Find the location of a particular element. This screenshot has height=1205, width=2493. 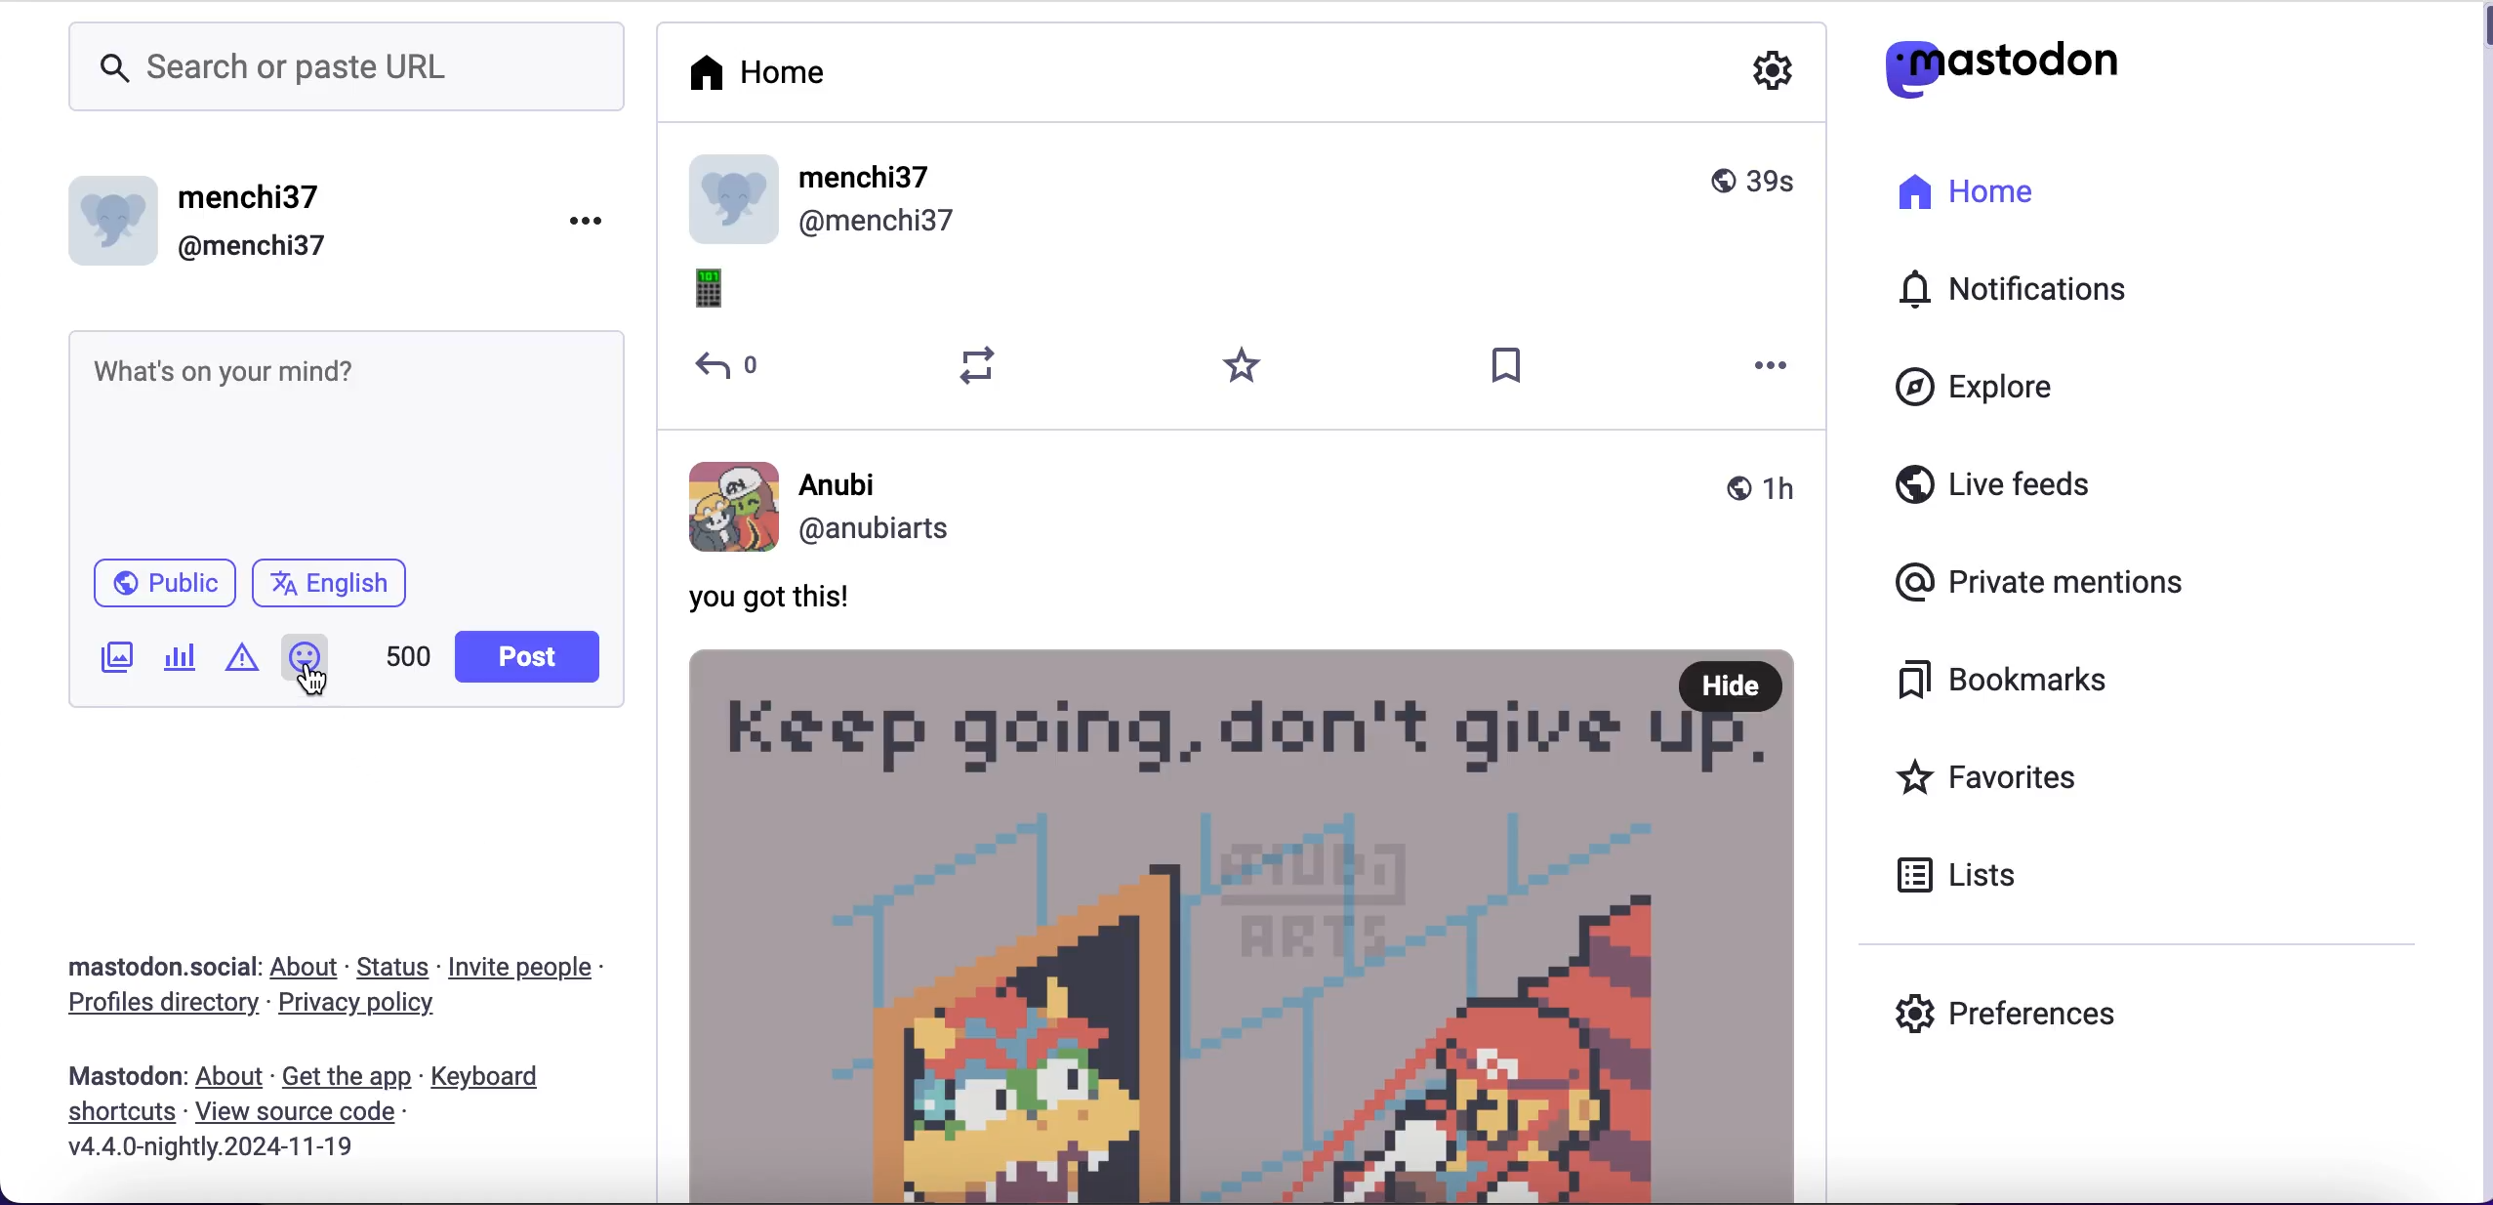

preferences is located at coordinates (2017, 1011).